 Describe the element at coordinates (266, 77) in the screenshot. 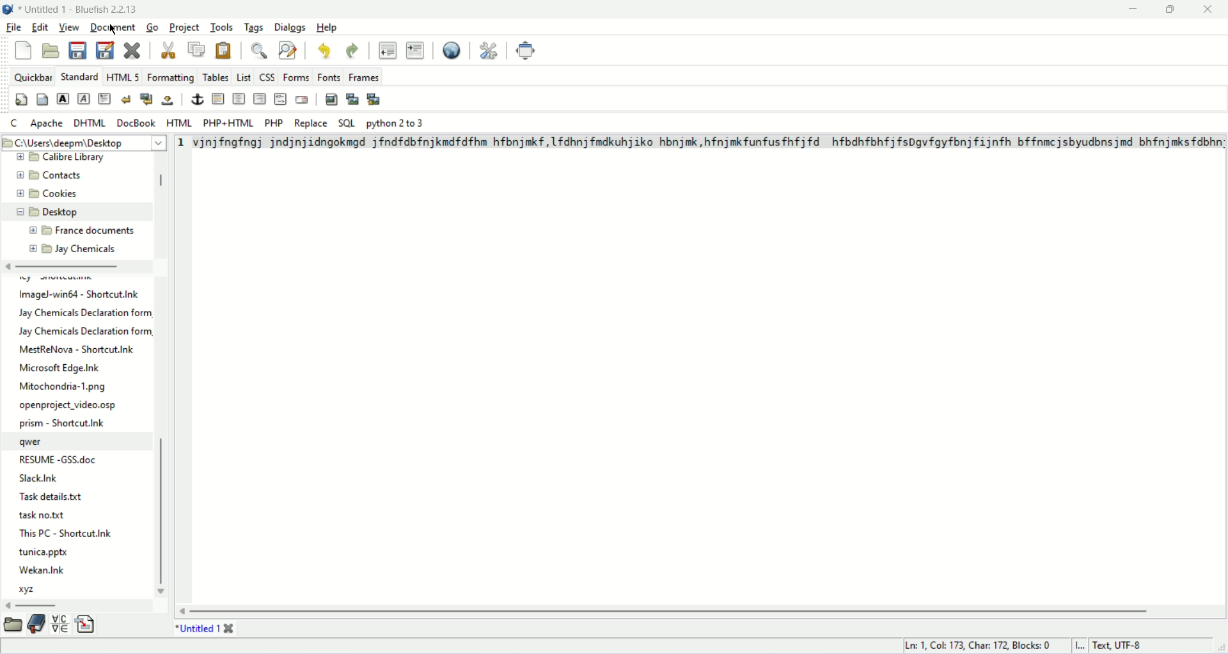

I see `CSS` at that location.